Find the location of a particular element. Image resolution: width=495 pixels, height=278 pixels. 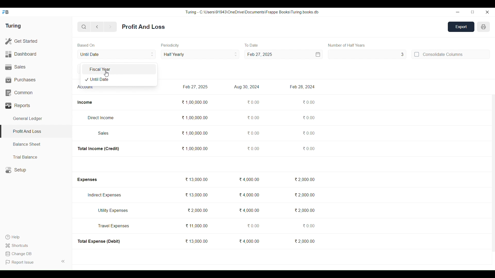

Frappe Books logo is located at coordinates (5, 12).